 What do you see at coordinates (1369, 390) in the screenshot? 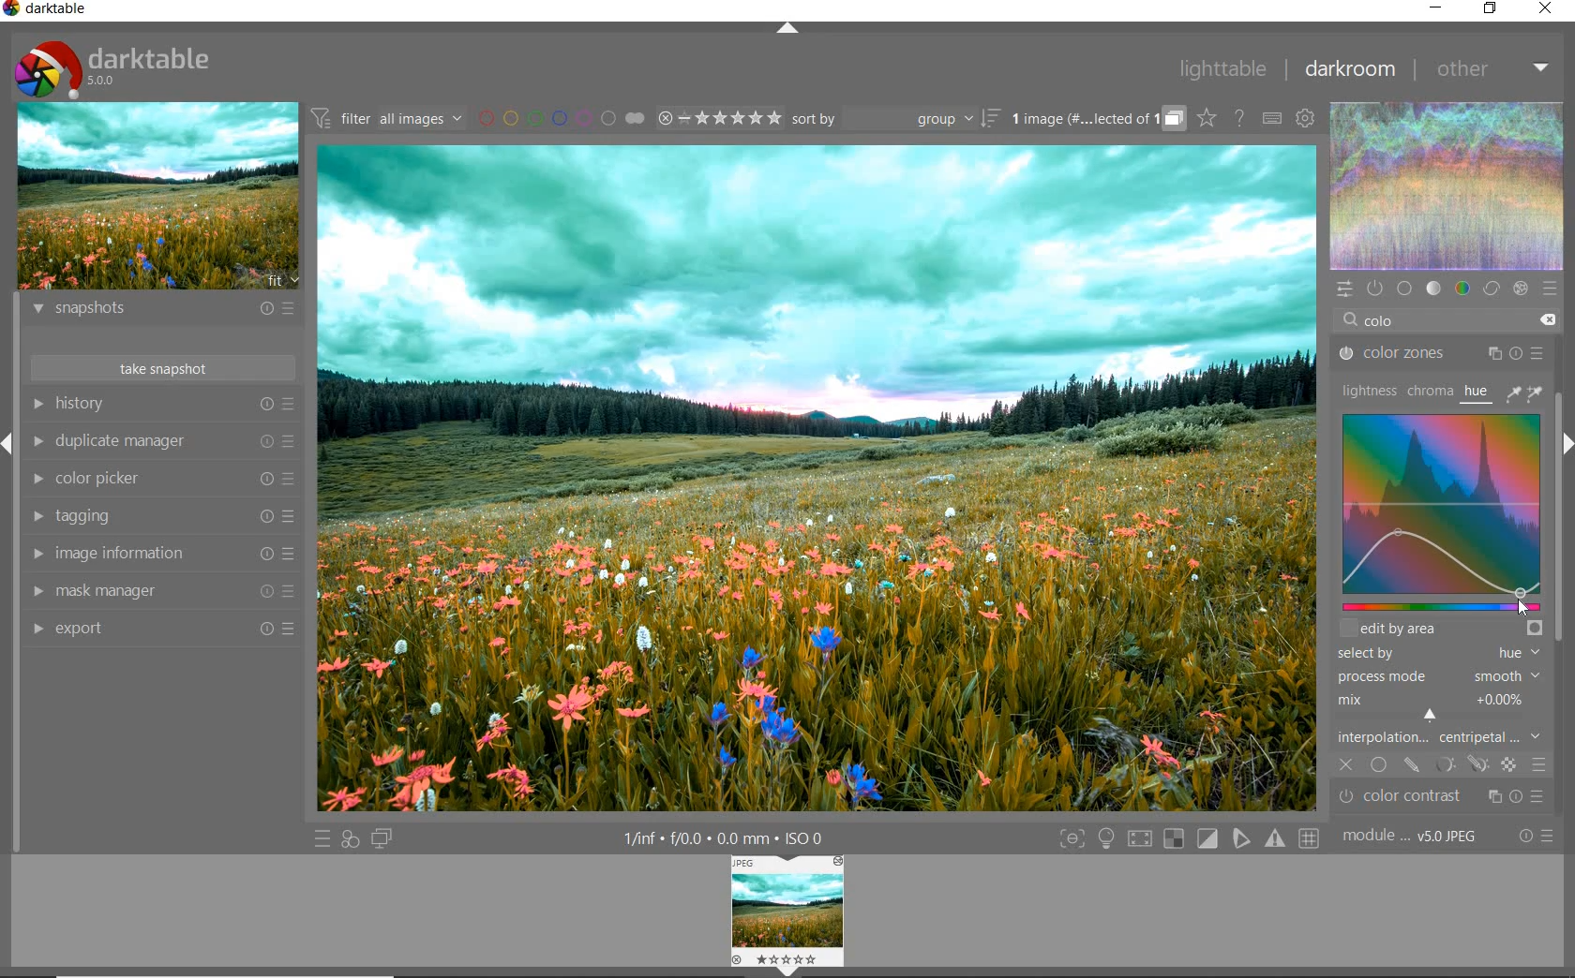
I see `lightness` at bounding box center [1369, 390].